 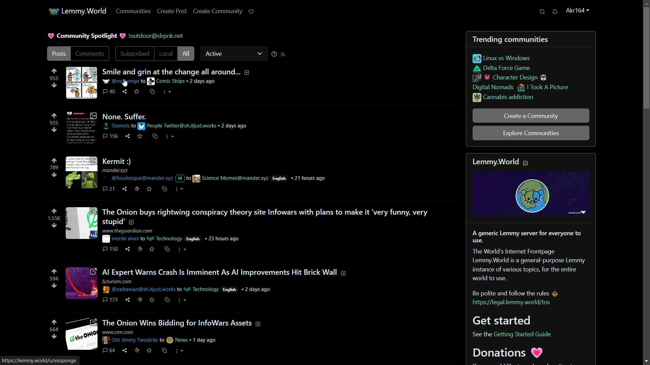 I want to click on upvote, so click(x=54, y=116).